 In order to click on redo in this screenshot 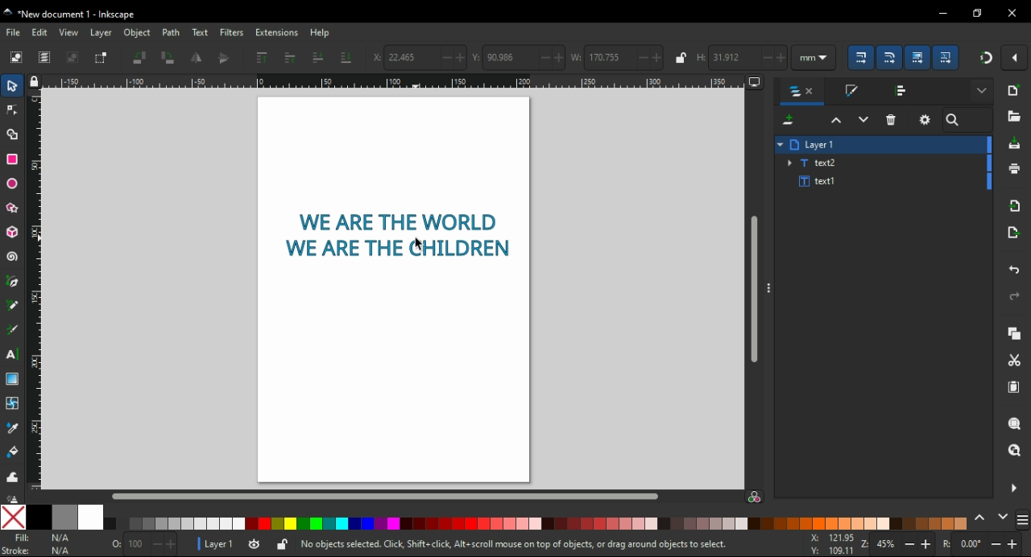, I will do `click(1015, 297)`.